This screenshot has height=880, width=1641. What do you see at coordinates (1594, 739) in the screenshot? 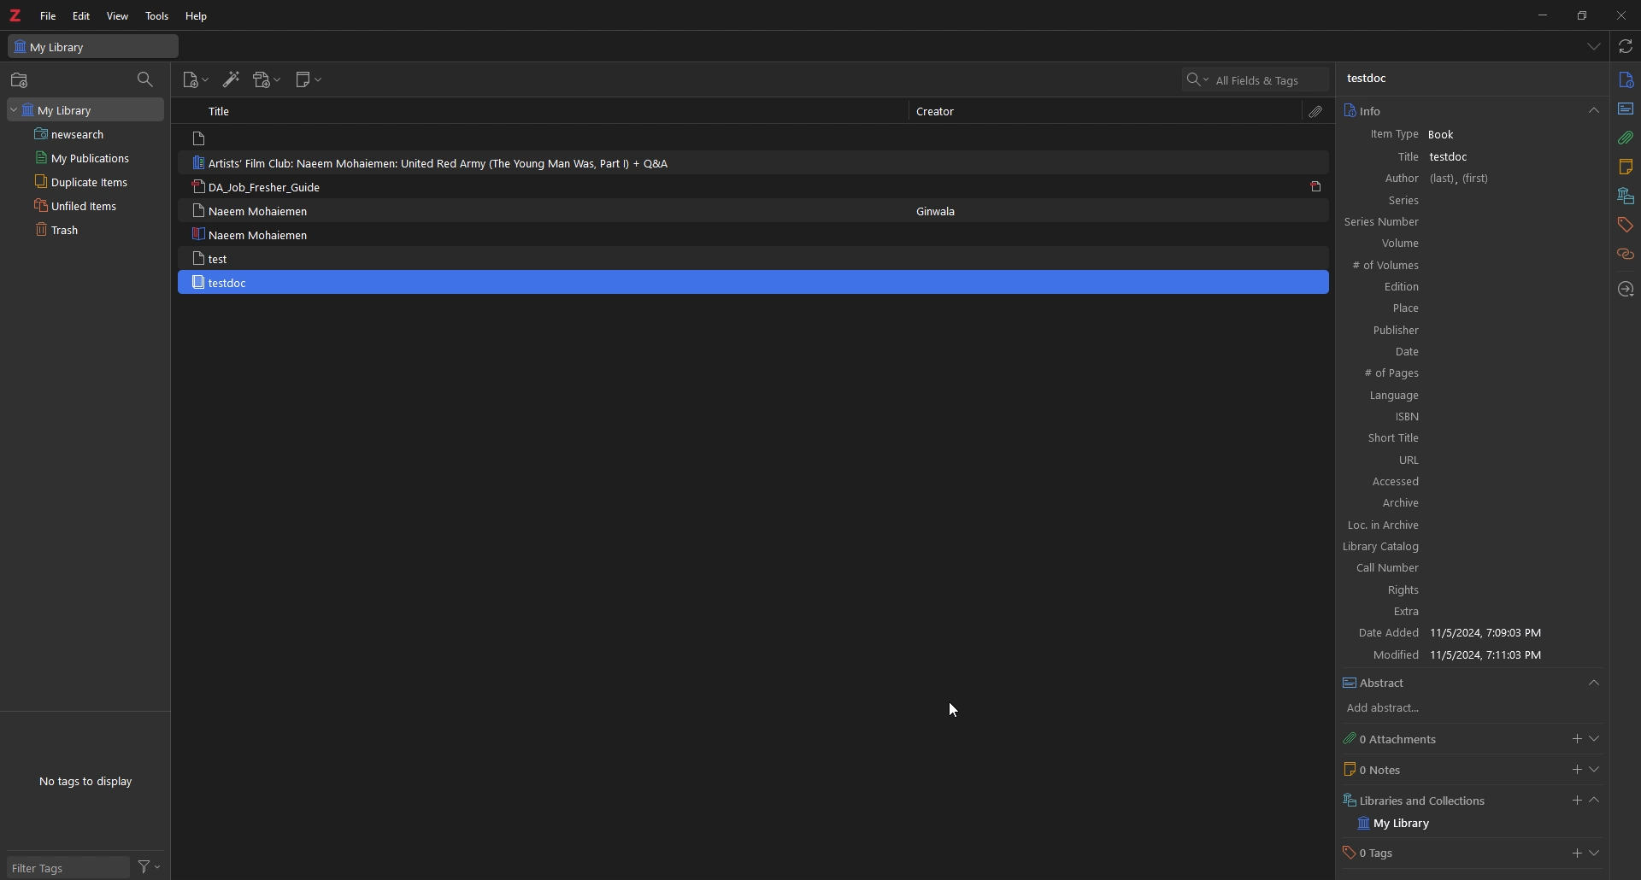
I see `show` at bounding box center [1594, 739].